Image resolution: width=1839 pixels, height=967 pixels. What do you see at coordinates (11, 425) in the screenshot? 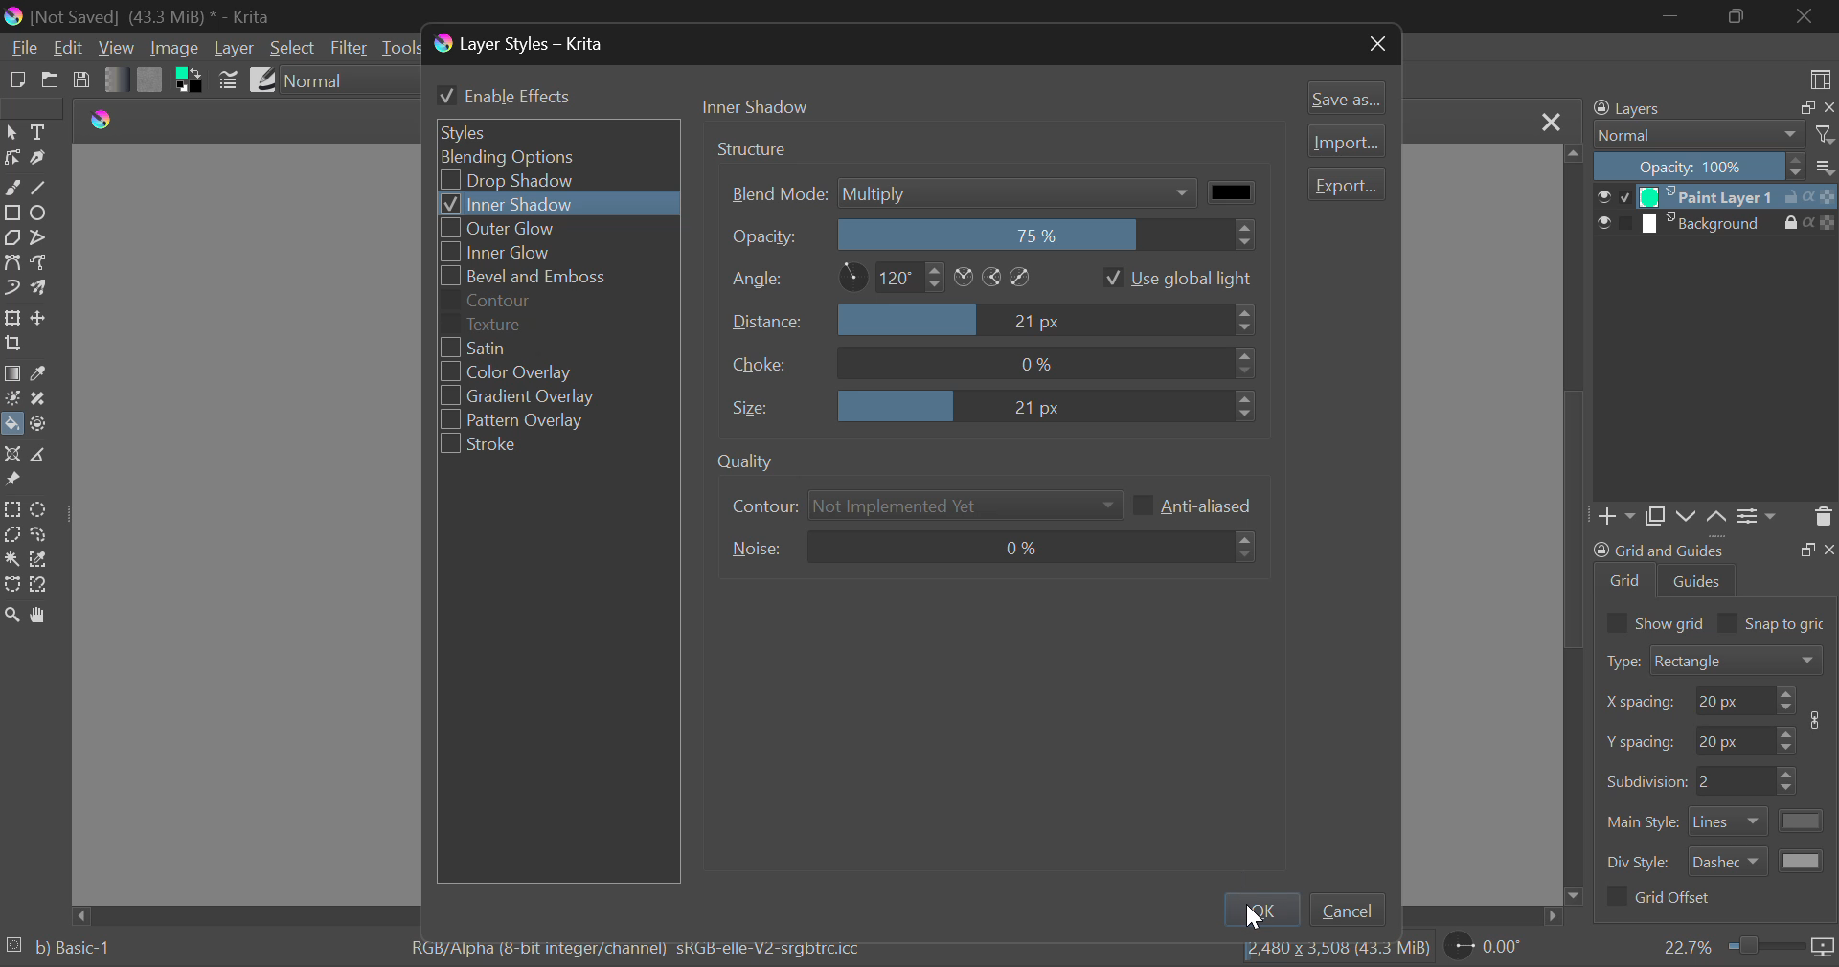
I see `Fill` at bounding box center [11, 425].